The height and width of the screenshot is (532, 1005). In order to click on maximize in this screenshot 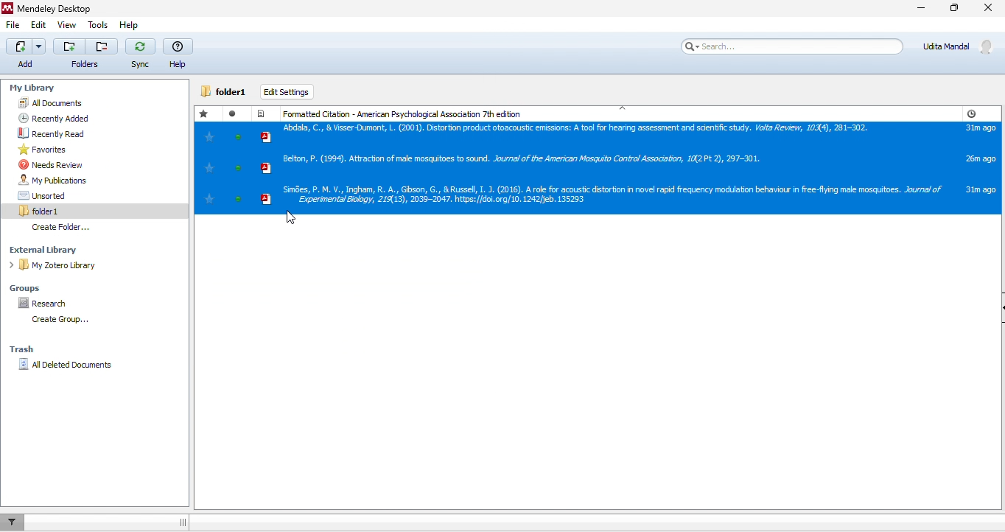, I will do `click(954, 11)`.